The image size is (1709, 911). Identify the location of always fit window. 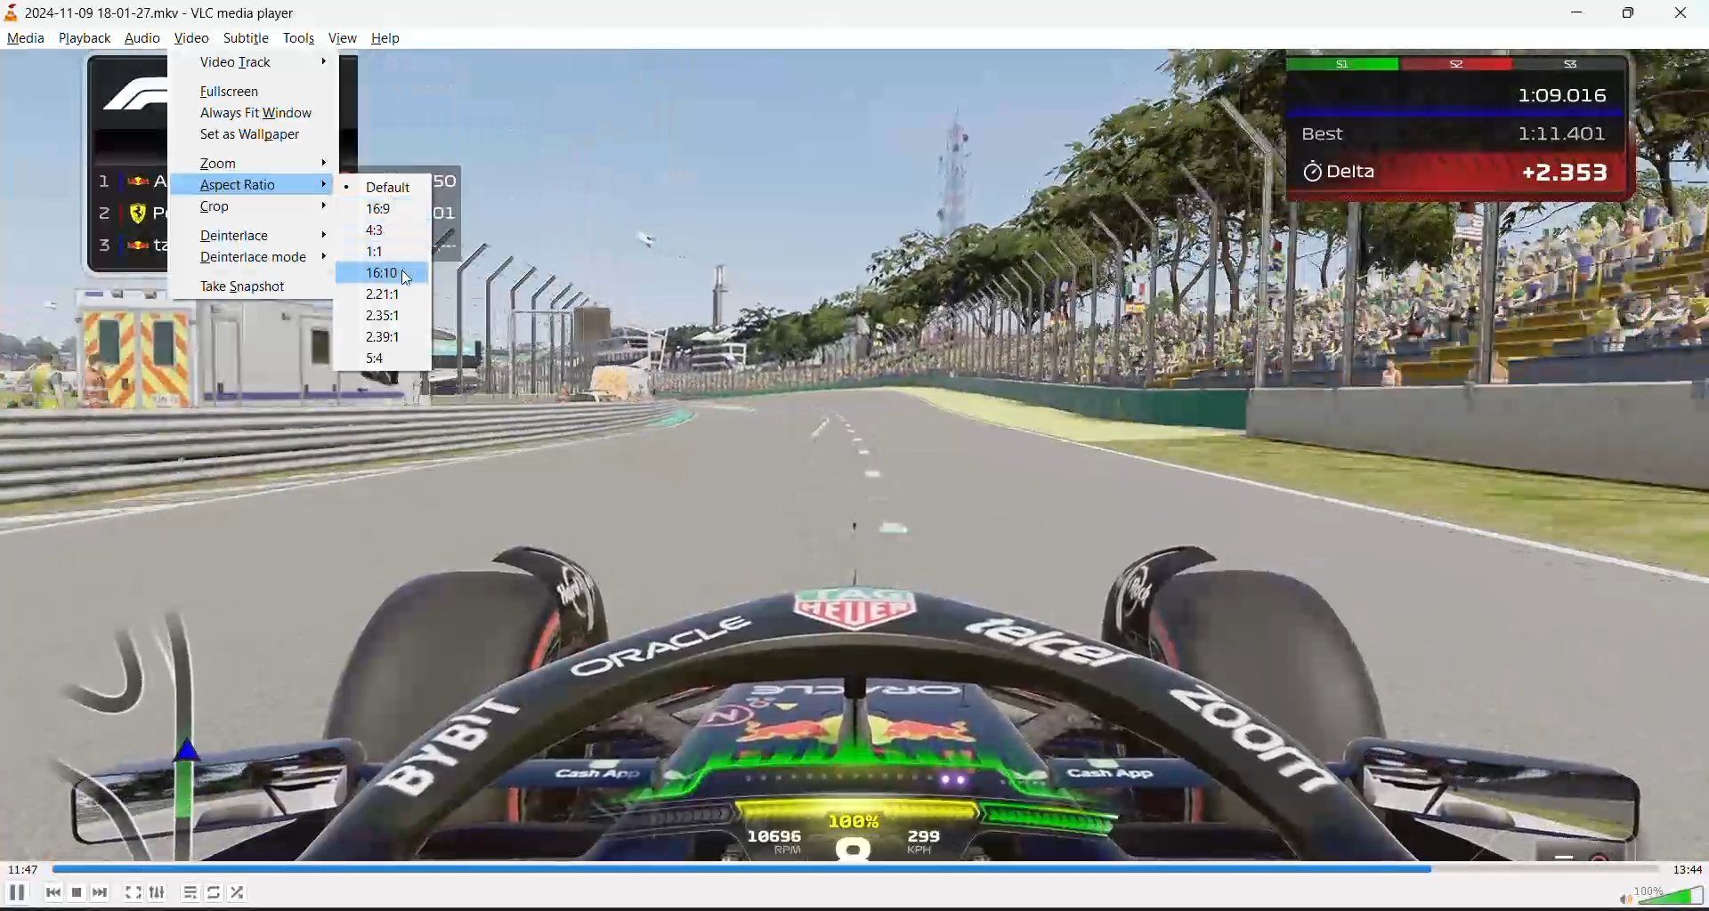
(261, 116).